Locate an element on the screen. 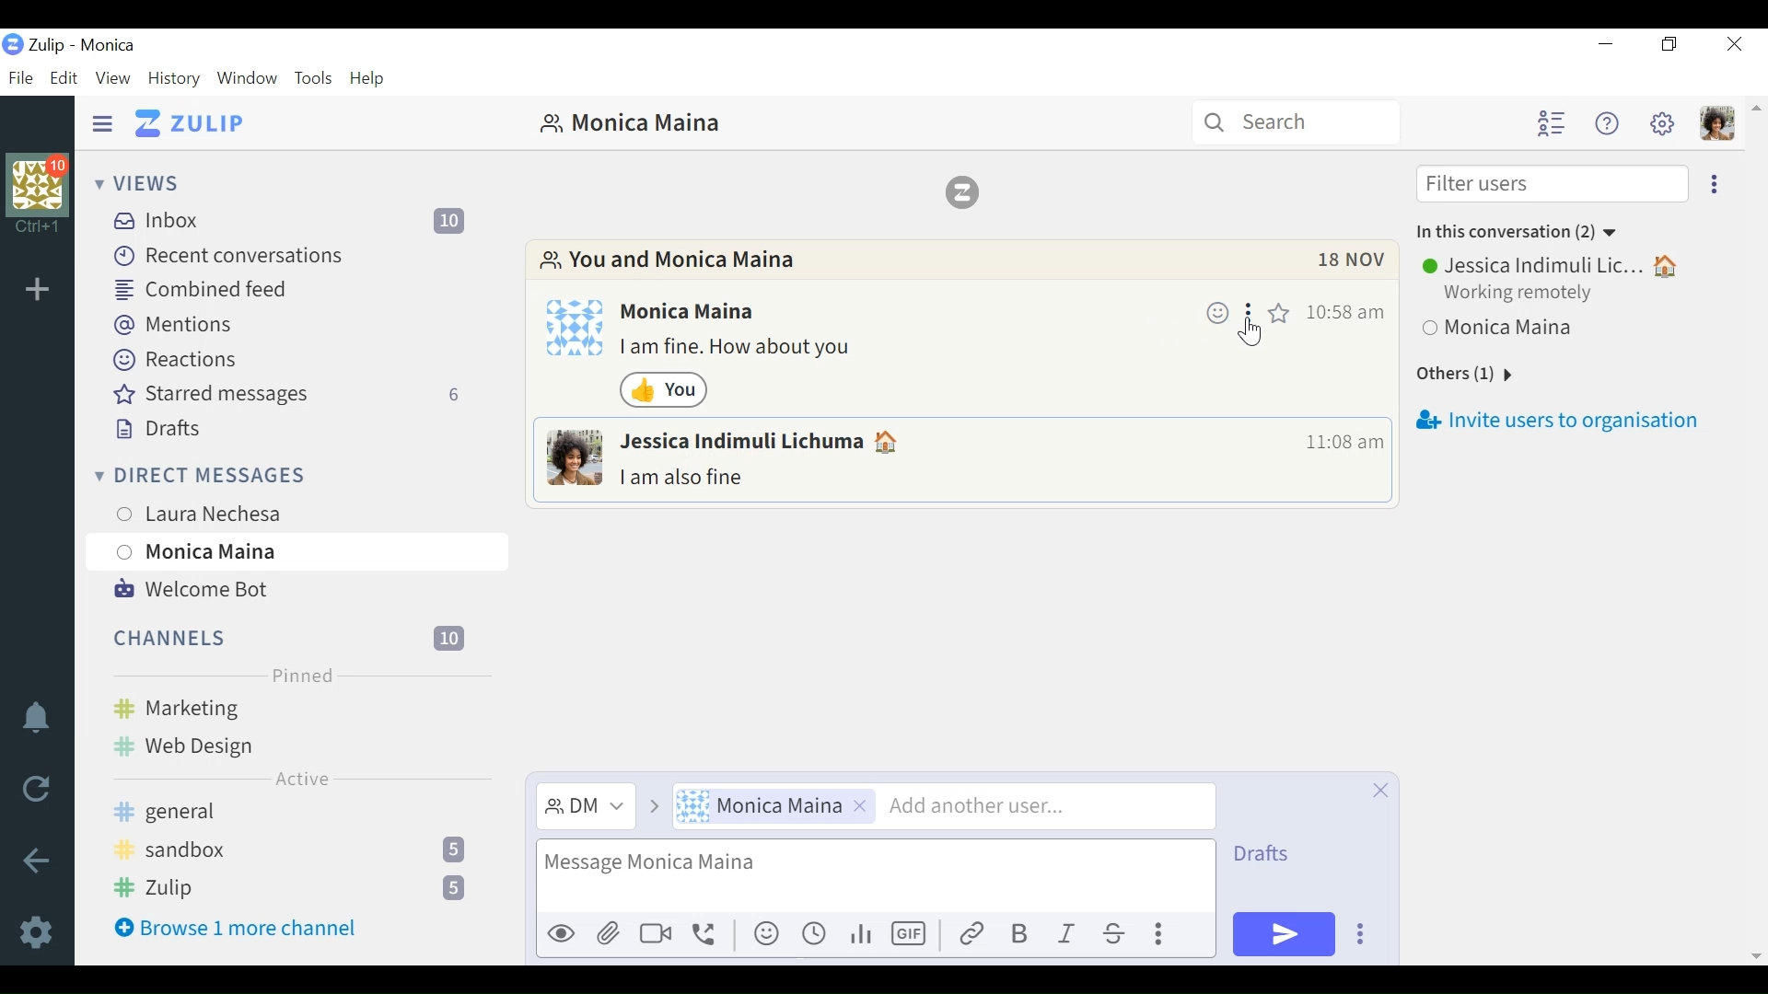 The image size is (1768, 994). Help menu is located at coordinates (1607, 125).